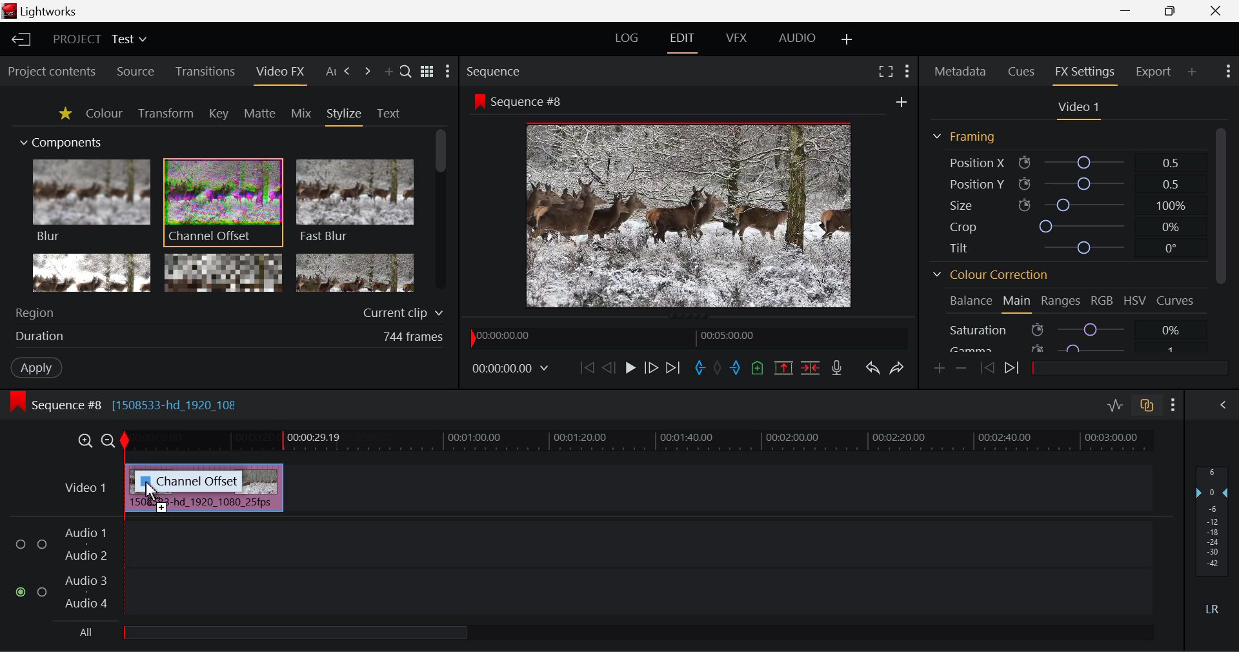  I want to click on DRAG_TO Cursor Position, so click(150, 491).